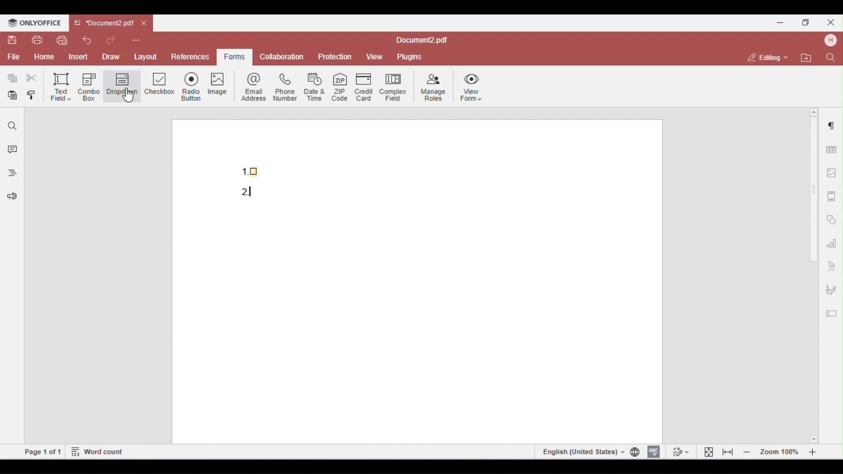  What do you see at coordinates (832, 311) in the screenshot?
I see `form settings` at bounding box center [832, 311].